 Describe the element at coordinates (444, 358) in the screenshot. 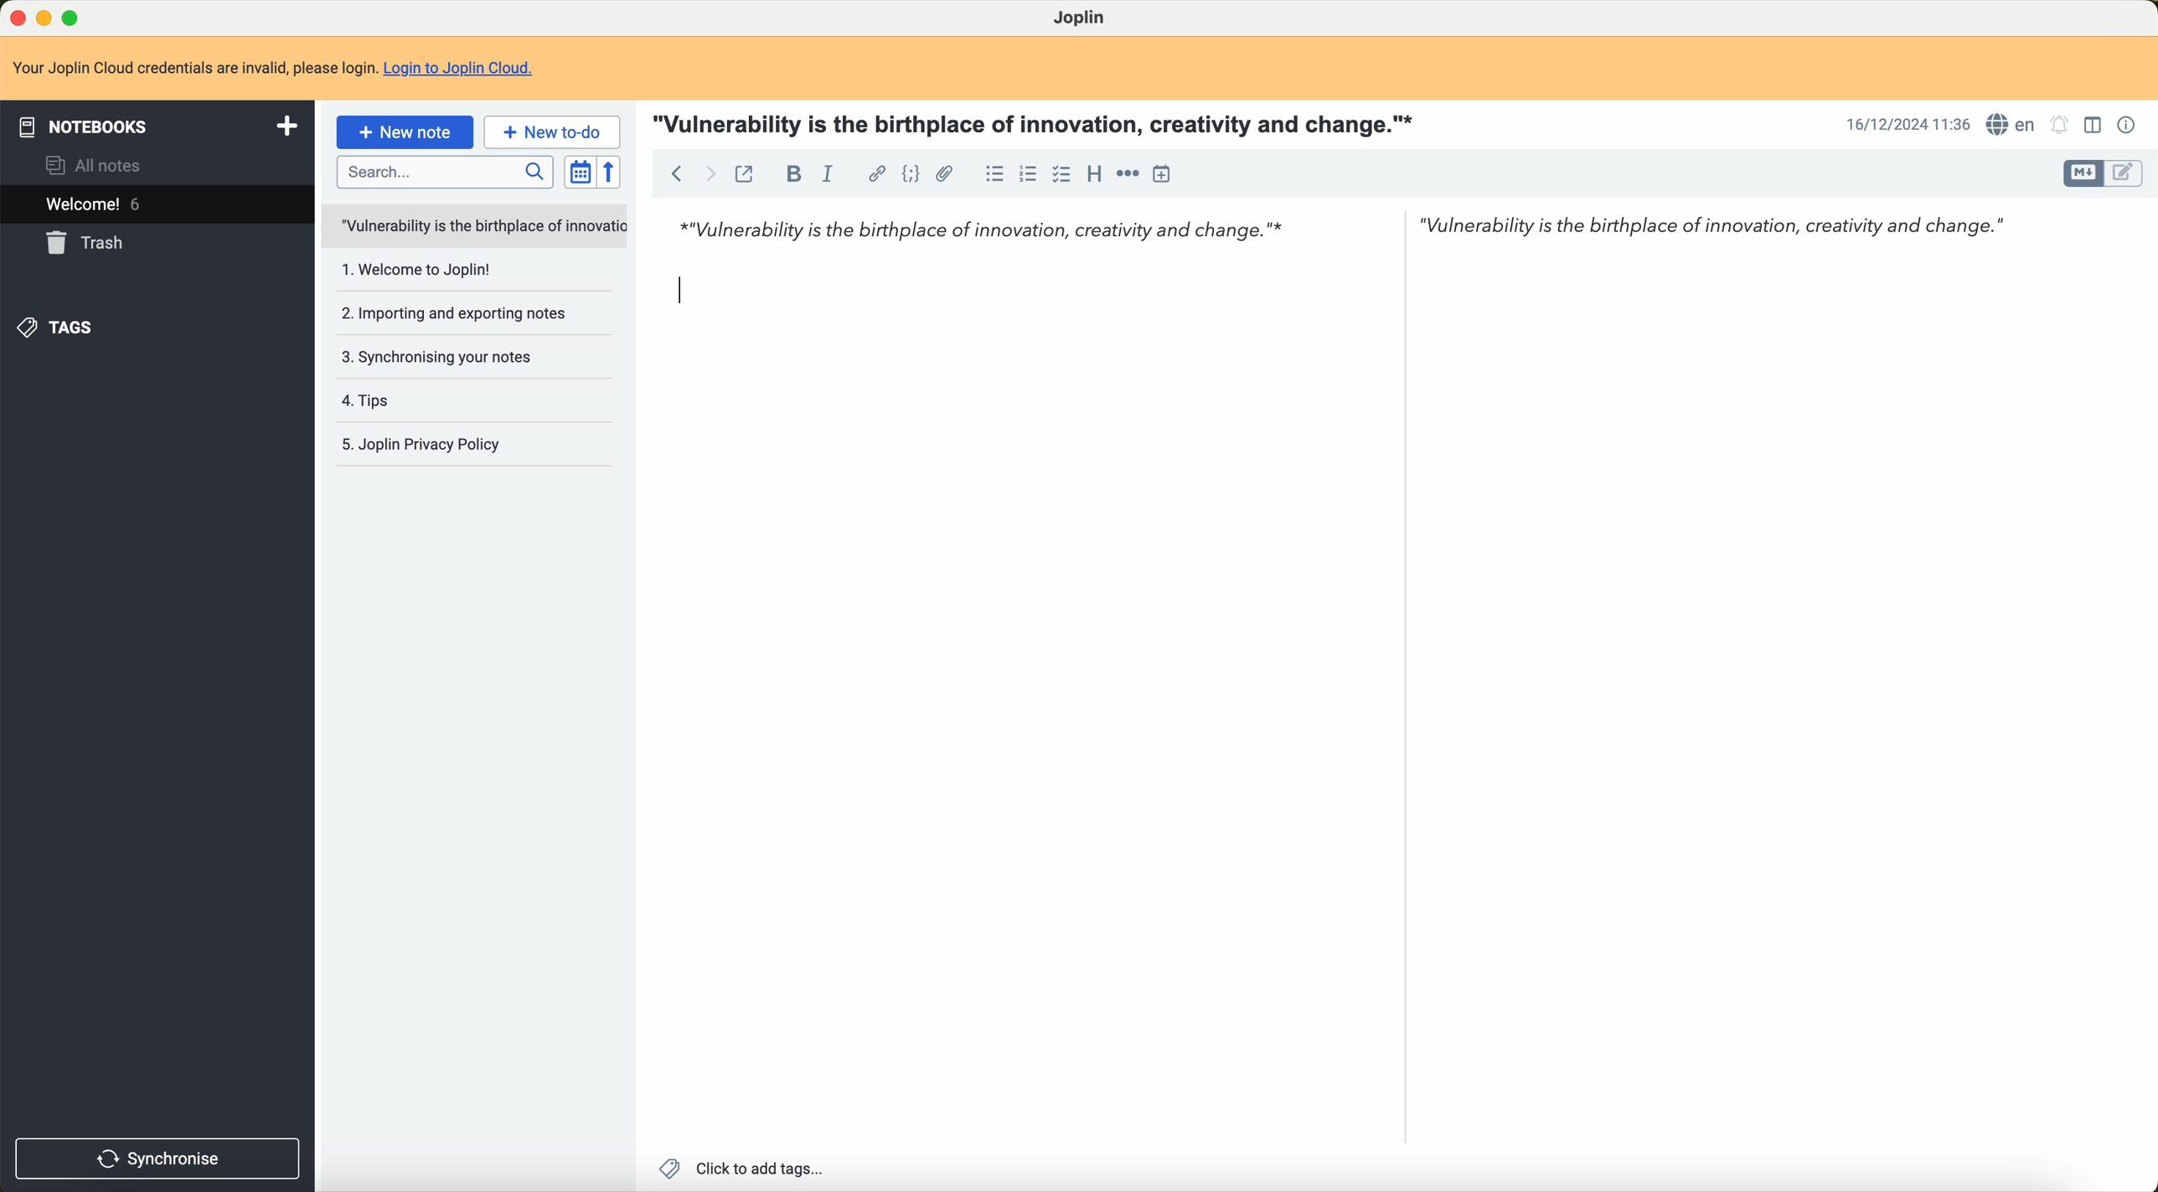

I see `3. Synchronising your notes` at that location.